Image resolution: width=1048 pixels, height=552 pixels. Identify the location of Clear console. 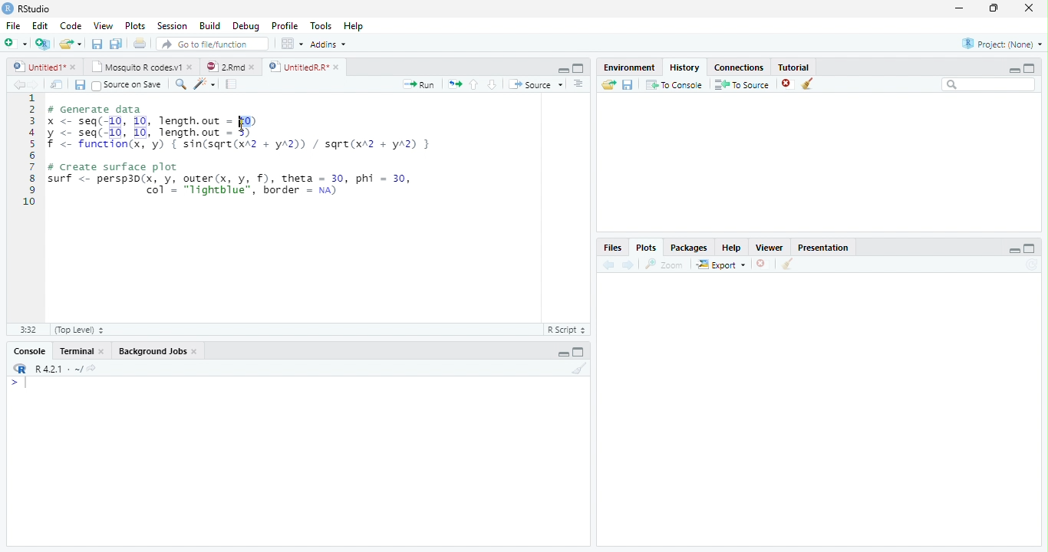
(580, 368).